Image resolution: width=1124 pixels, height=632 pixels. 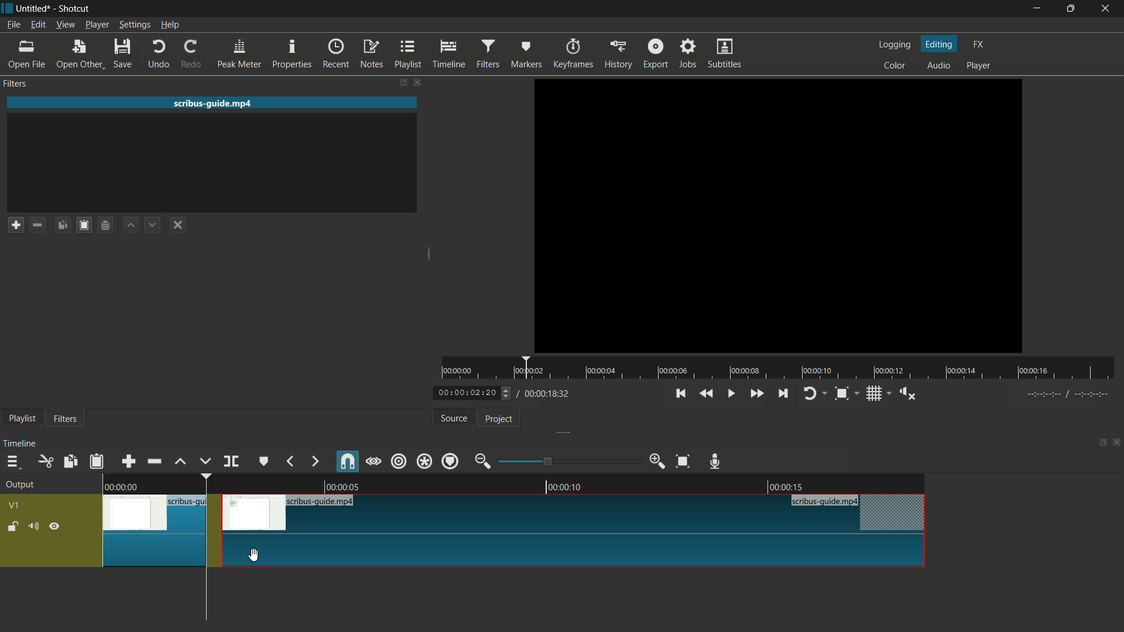 What do you see at coordinates (544, 394) in the screenshot?
I see `total time` at bounding box center [544, 394].